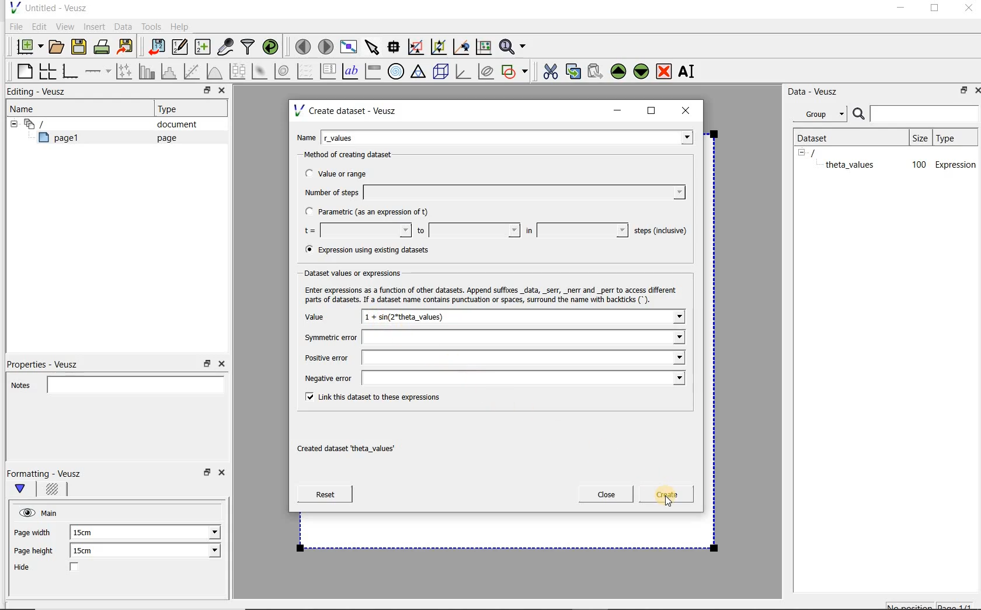  What do you see at coordinates (959, 605) in the screenshot?
I see `page1/1` at bounding box center [959, 605].